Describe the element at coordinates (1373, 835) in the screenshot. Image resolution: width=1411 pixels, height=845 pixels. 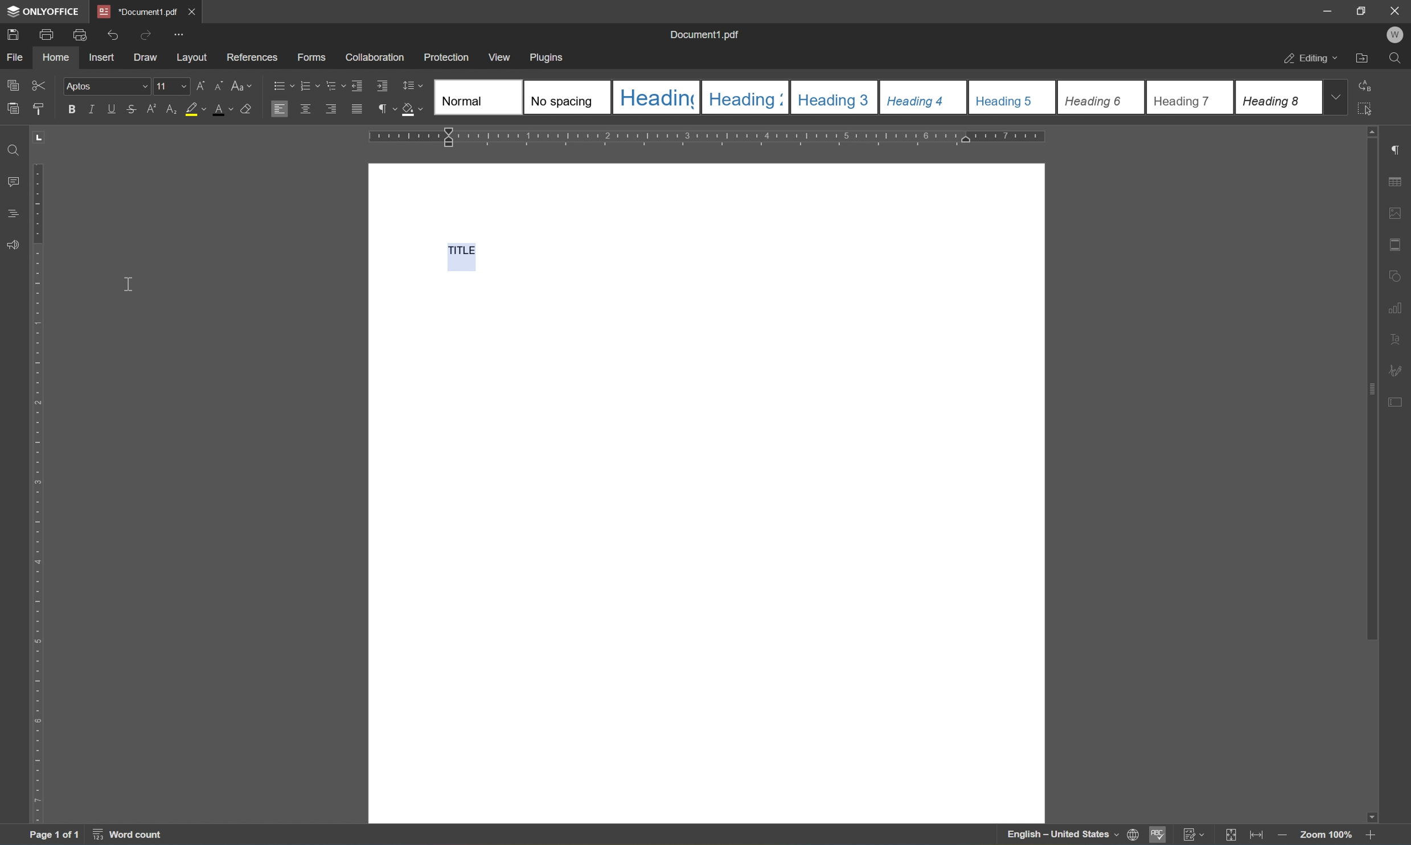
I see `Zoom in` at that location.